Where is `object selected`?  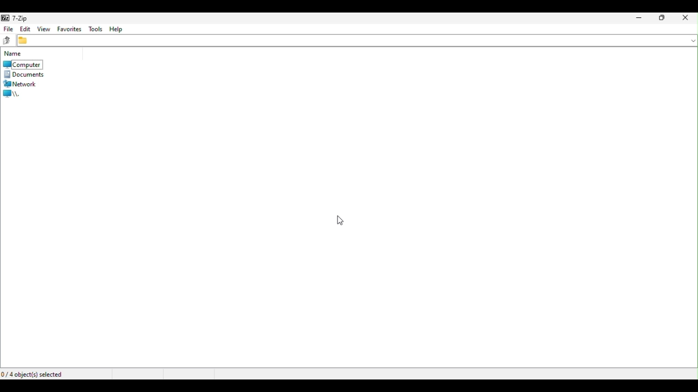
object selected is located at coordinates (45, 374).